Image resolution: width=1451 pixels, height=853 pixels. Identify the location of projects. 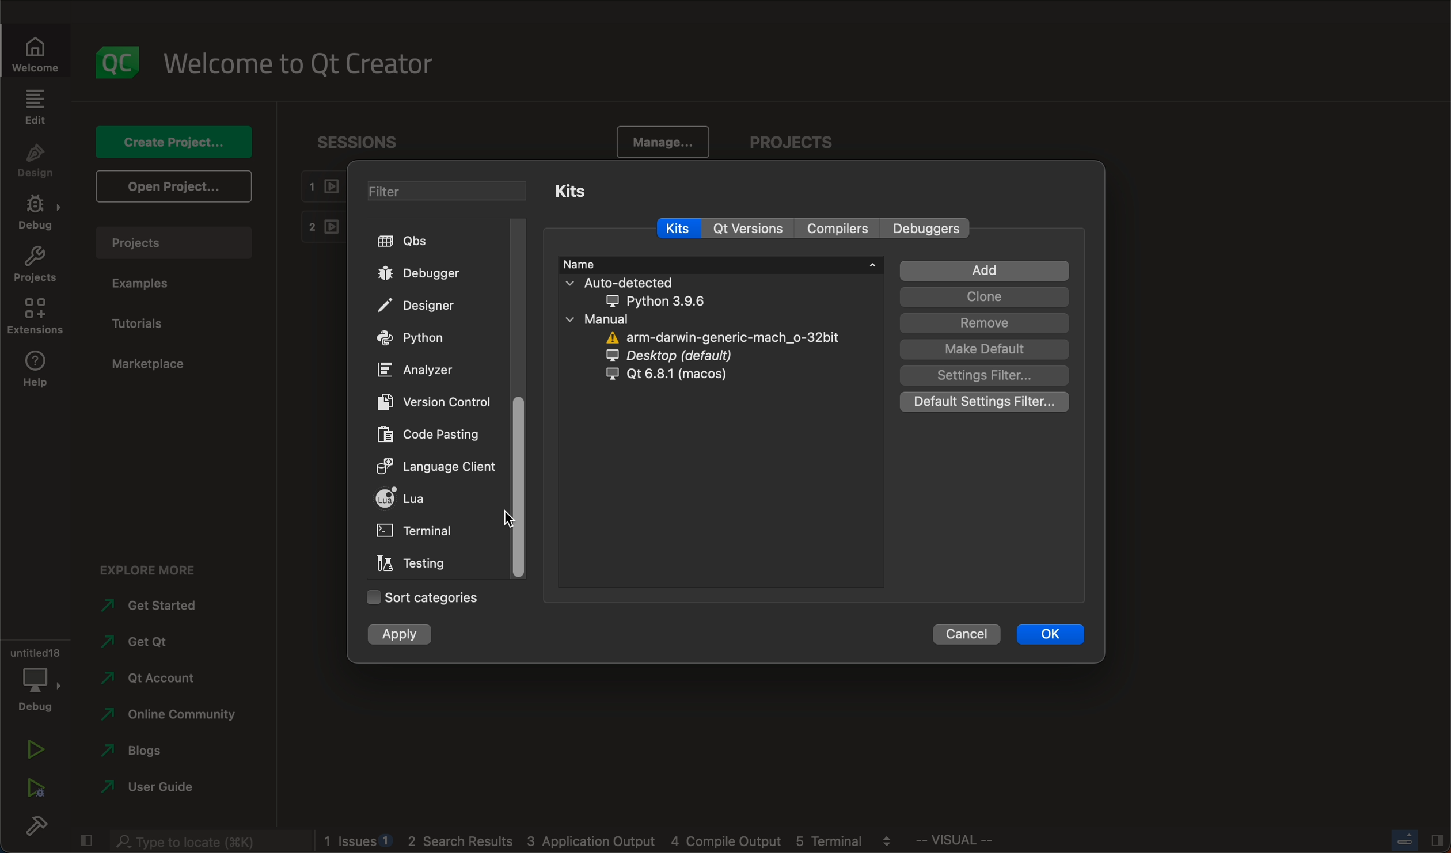
(178, 240).